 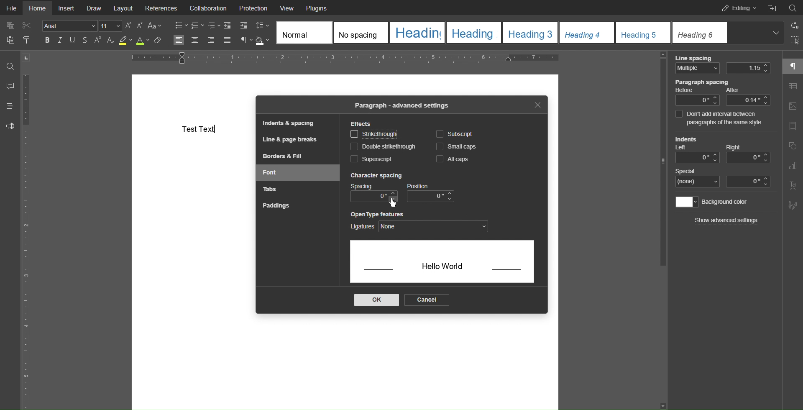 What do you see at coordinates (97, 41) in the screenshot?
I see `Superscript` at bounding box center [97, 41].